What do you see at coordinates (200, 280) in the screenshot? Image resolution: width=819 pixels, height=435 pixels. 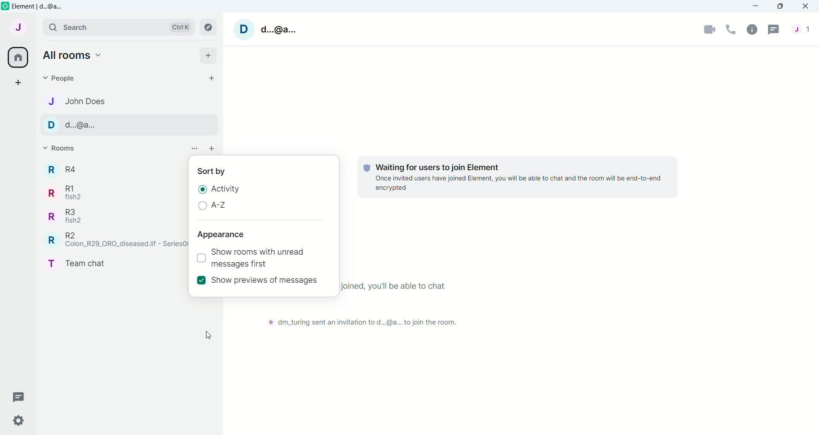 I see `selected checkbox` at bounding box center [200, 280].